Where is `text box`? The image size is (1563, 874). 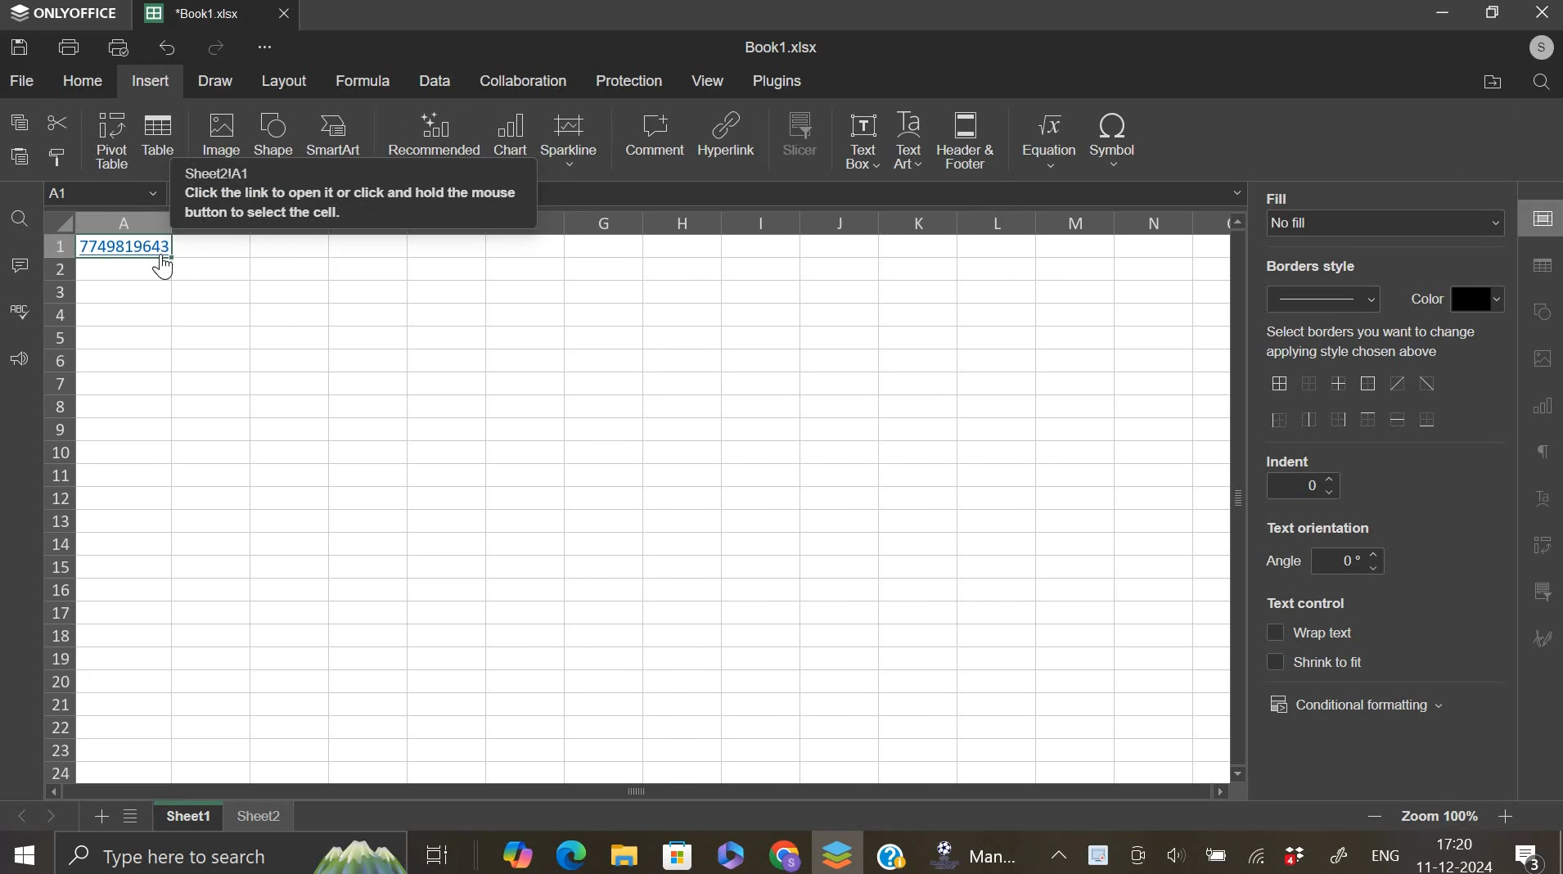
text box is located at coordinates (861, 140).